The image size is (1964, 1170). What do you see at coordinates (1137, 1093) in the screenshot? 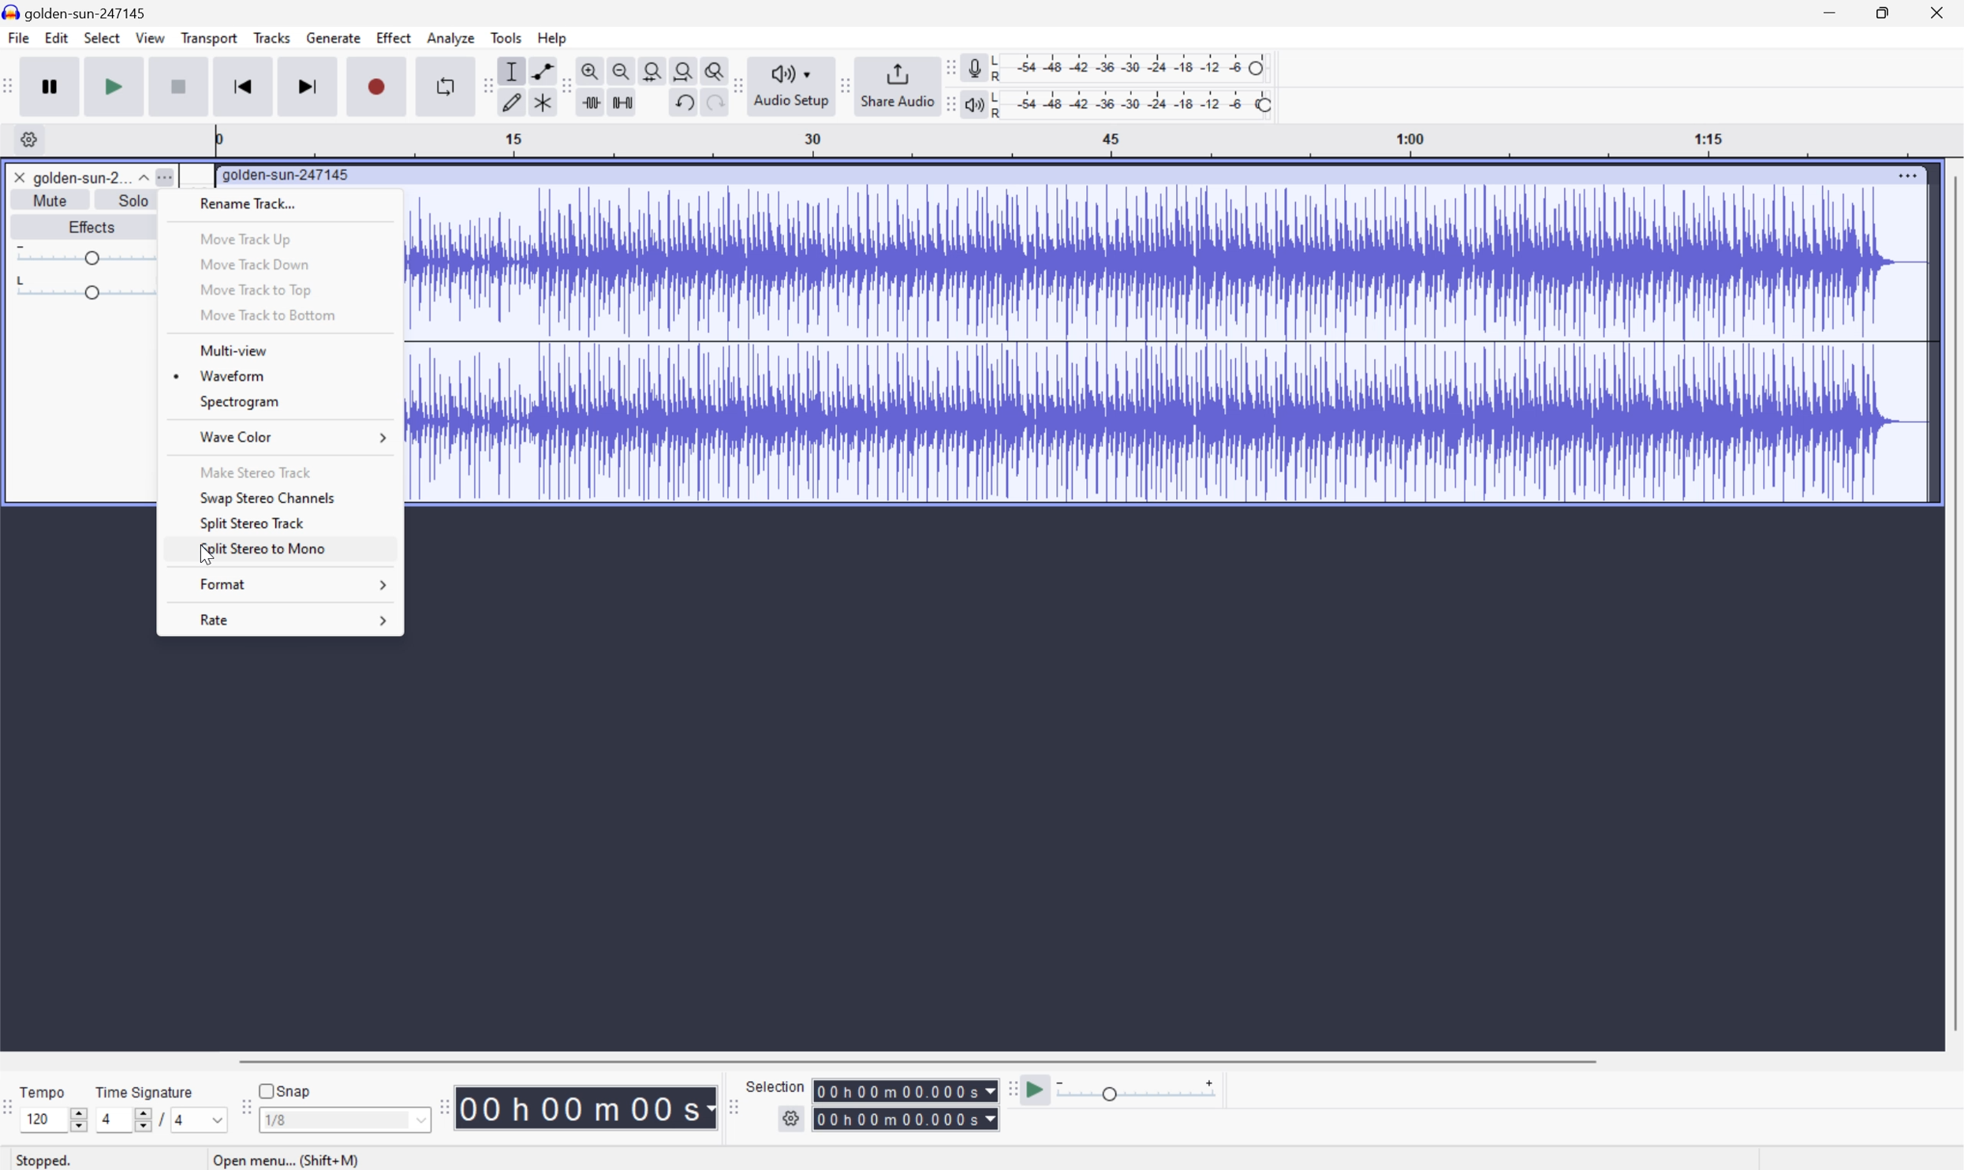
I see `Playback: 1.000 x` at bounding box center [1137, 1093].